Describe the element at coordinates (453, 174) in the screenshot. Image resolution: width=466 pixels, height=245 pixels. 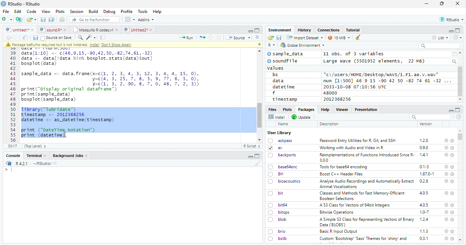
I see `close` at that location.